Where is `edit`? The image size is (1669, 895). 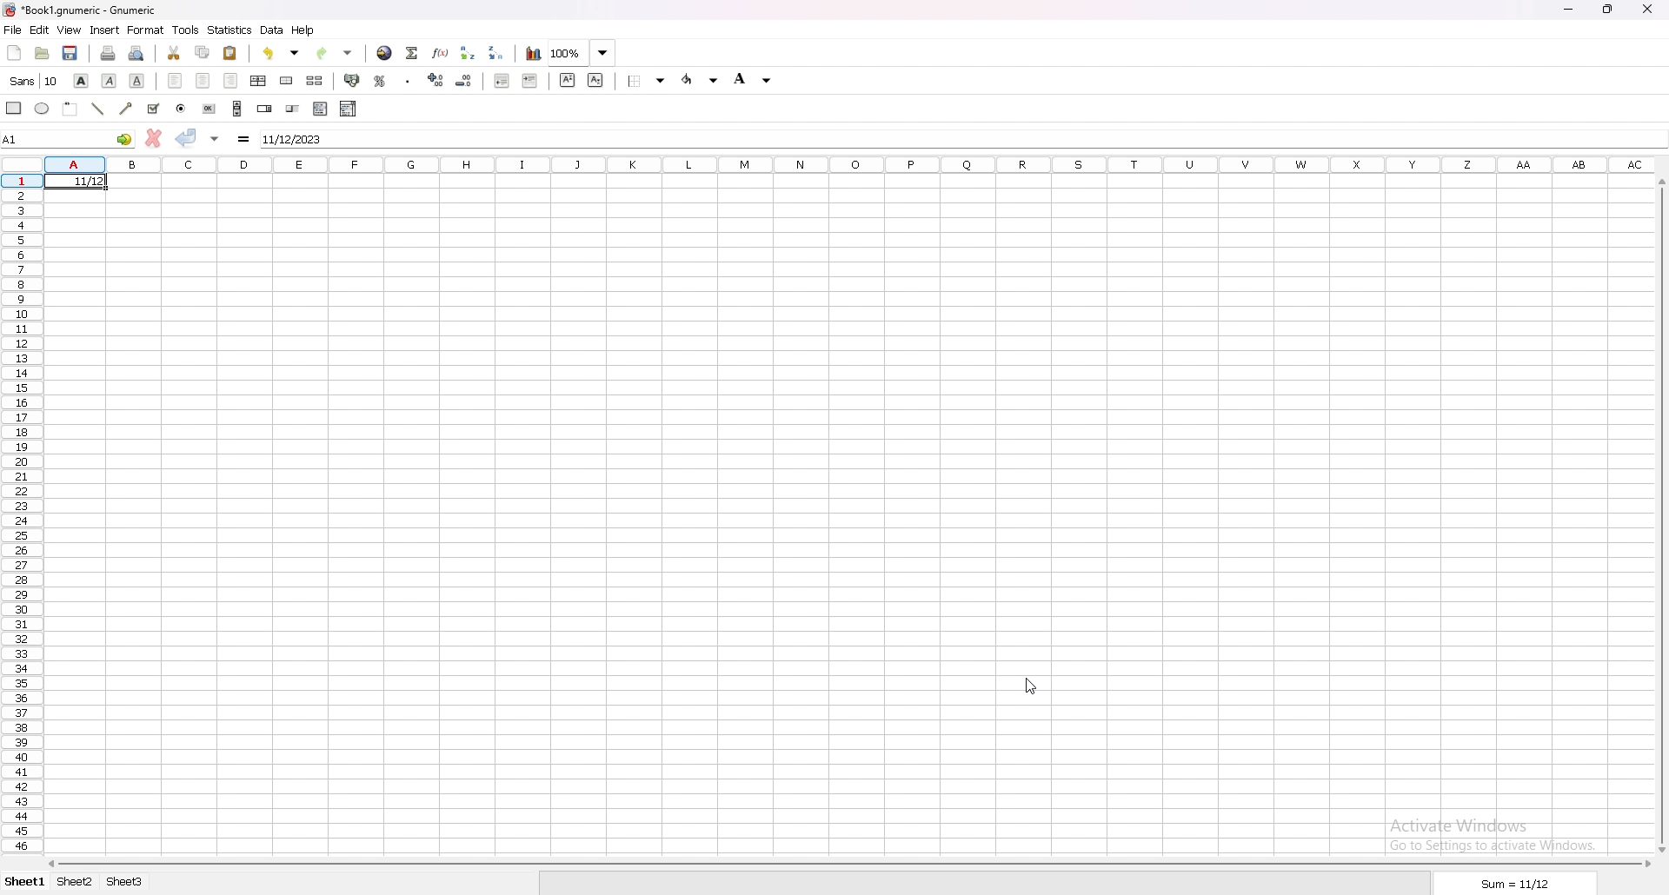 edit is located at coordinates (40, 30).